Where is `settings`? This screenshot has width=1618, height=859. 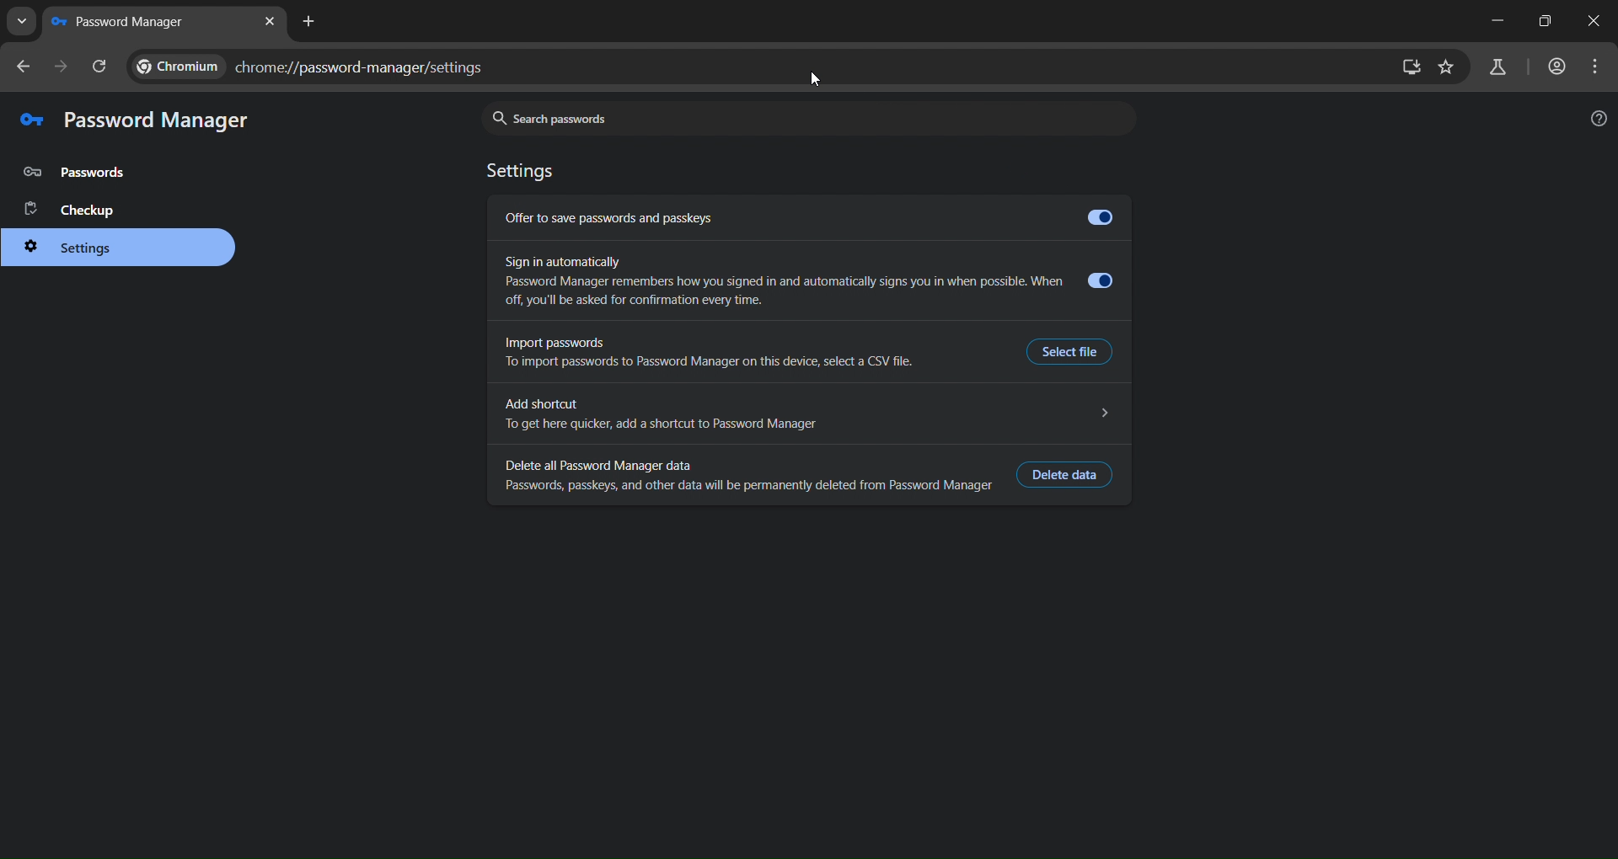
settings is located at coordinates (110, 248).